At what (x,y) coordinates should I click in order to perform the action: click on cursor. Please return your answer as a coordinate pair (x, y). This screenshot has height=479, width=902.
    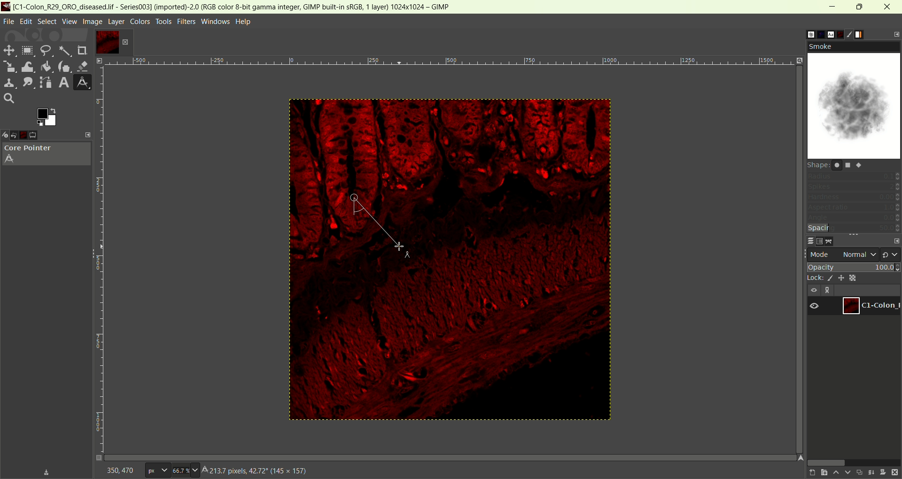
    Looking at the image, I should click on (352, 199).